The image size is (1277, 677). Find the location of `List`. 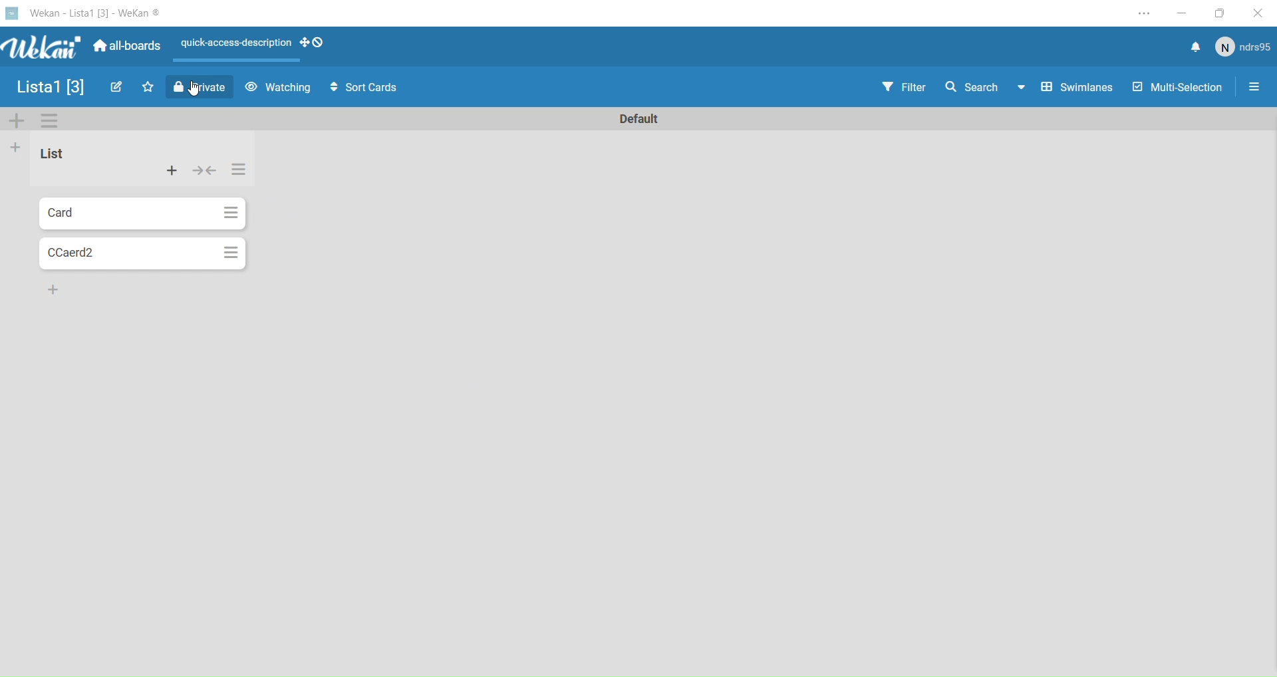

List is located at coordinates (65, 158).